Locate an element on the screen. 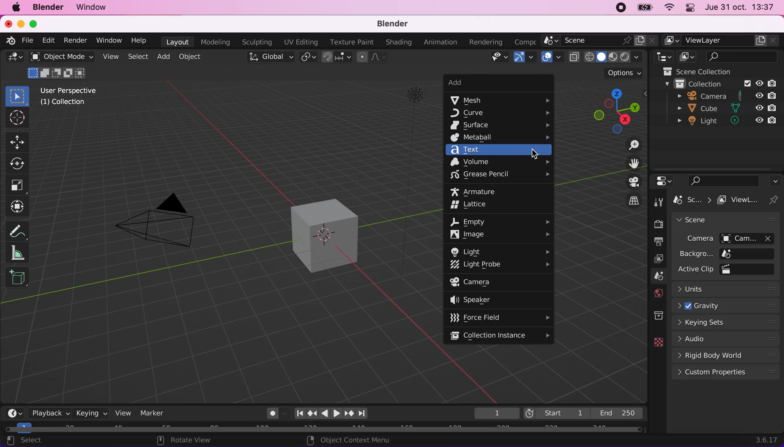 This screenshot has height=447, width=784. end 250 is located at coordinates (620, 413).